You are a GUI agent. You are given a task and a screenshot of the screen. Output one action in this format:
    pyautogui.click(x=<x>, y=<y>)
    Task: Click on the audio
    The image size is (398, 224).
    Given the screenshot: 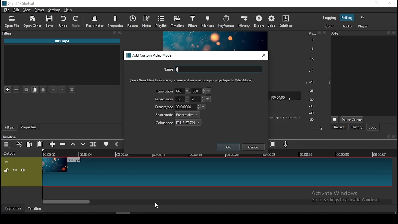 What is the action you would take?
    pyautogui.click(x=347, y=26)
    